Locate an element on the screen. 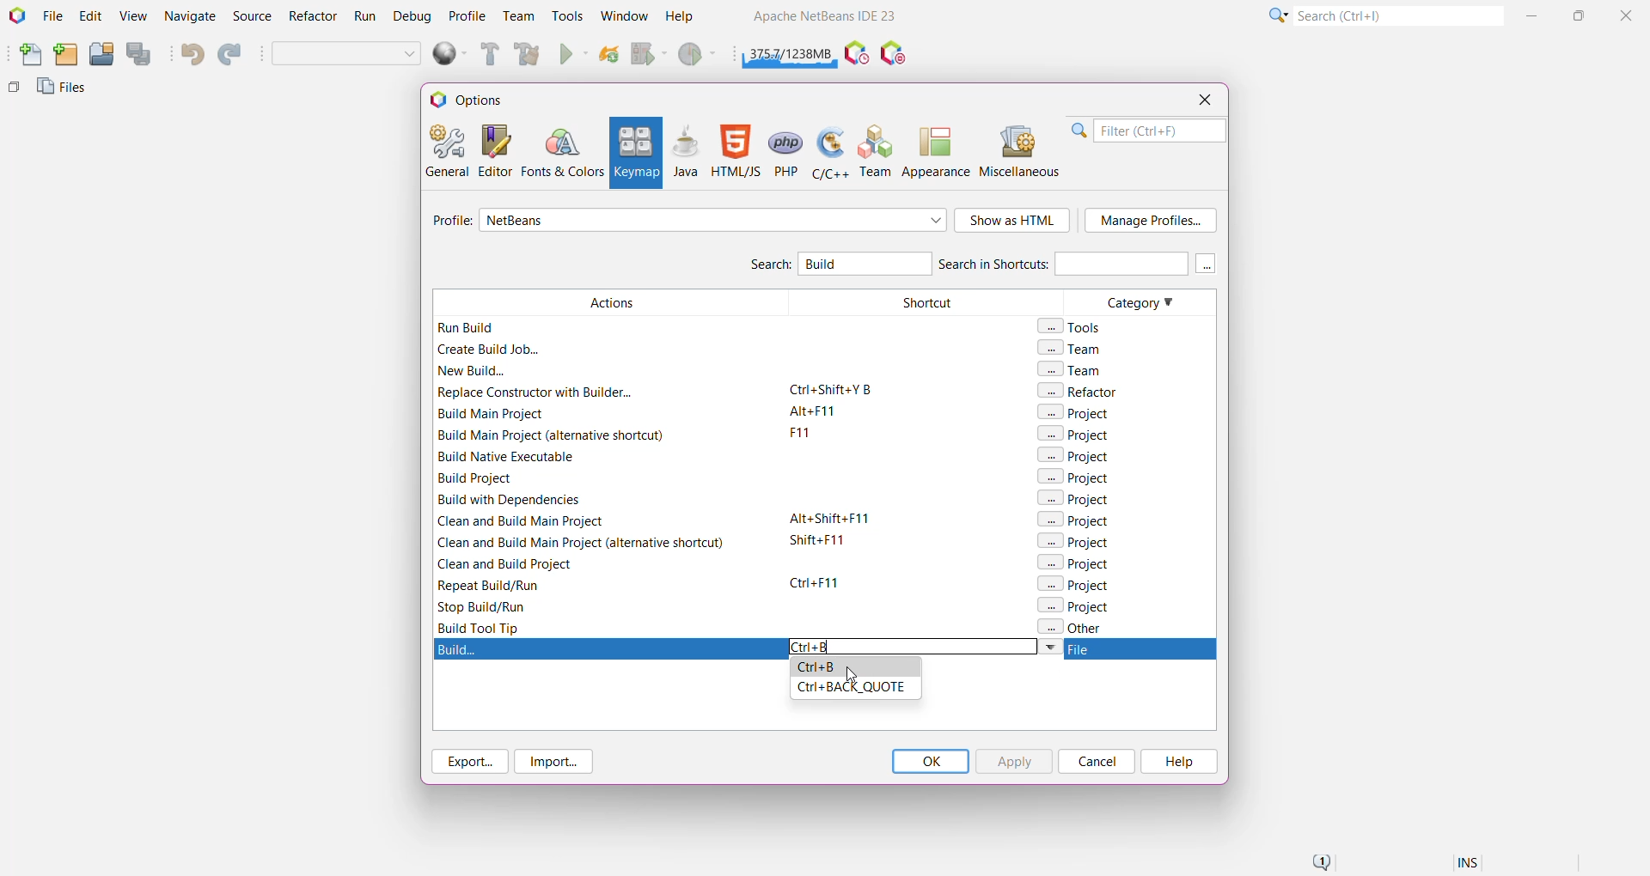 This screenshot has height=876, width=1650. Maximize is located at coordinates (1581, 14).